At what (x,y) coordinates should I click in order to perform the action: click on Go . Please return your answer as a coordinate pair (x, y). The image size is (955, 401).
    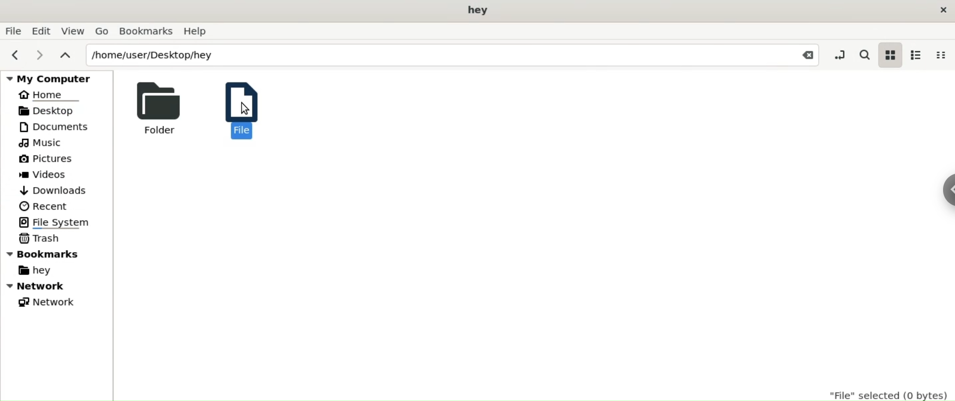
    Looking at the image, I should click on (104, 32).